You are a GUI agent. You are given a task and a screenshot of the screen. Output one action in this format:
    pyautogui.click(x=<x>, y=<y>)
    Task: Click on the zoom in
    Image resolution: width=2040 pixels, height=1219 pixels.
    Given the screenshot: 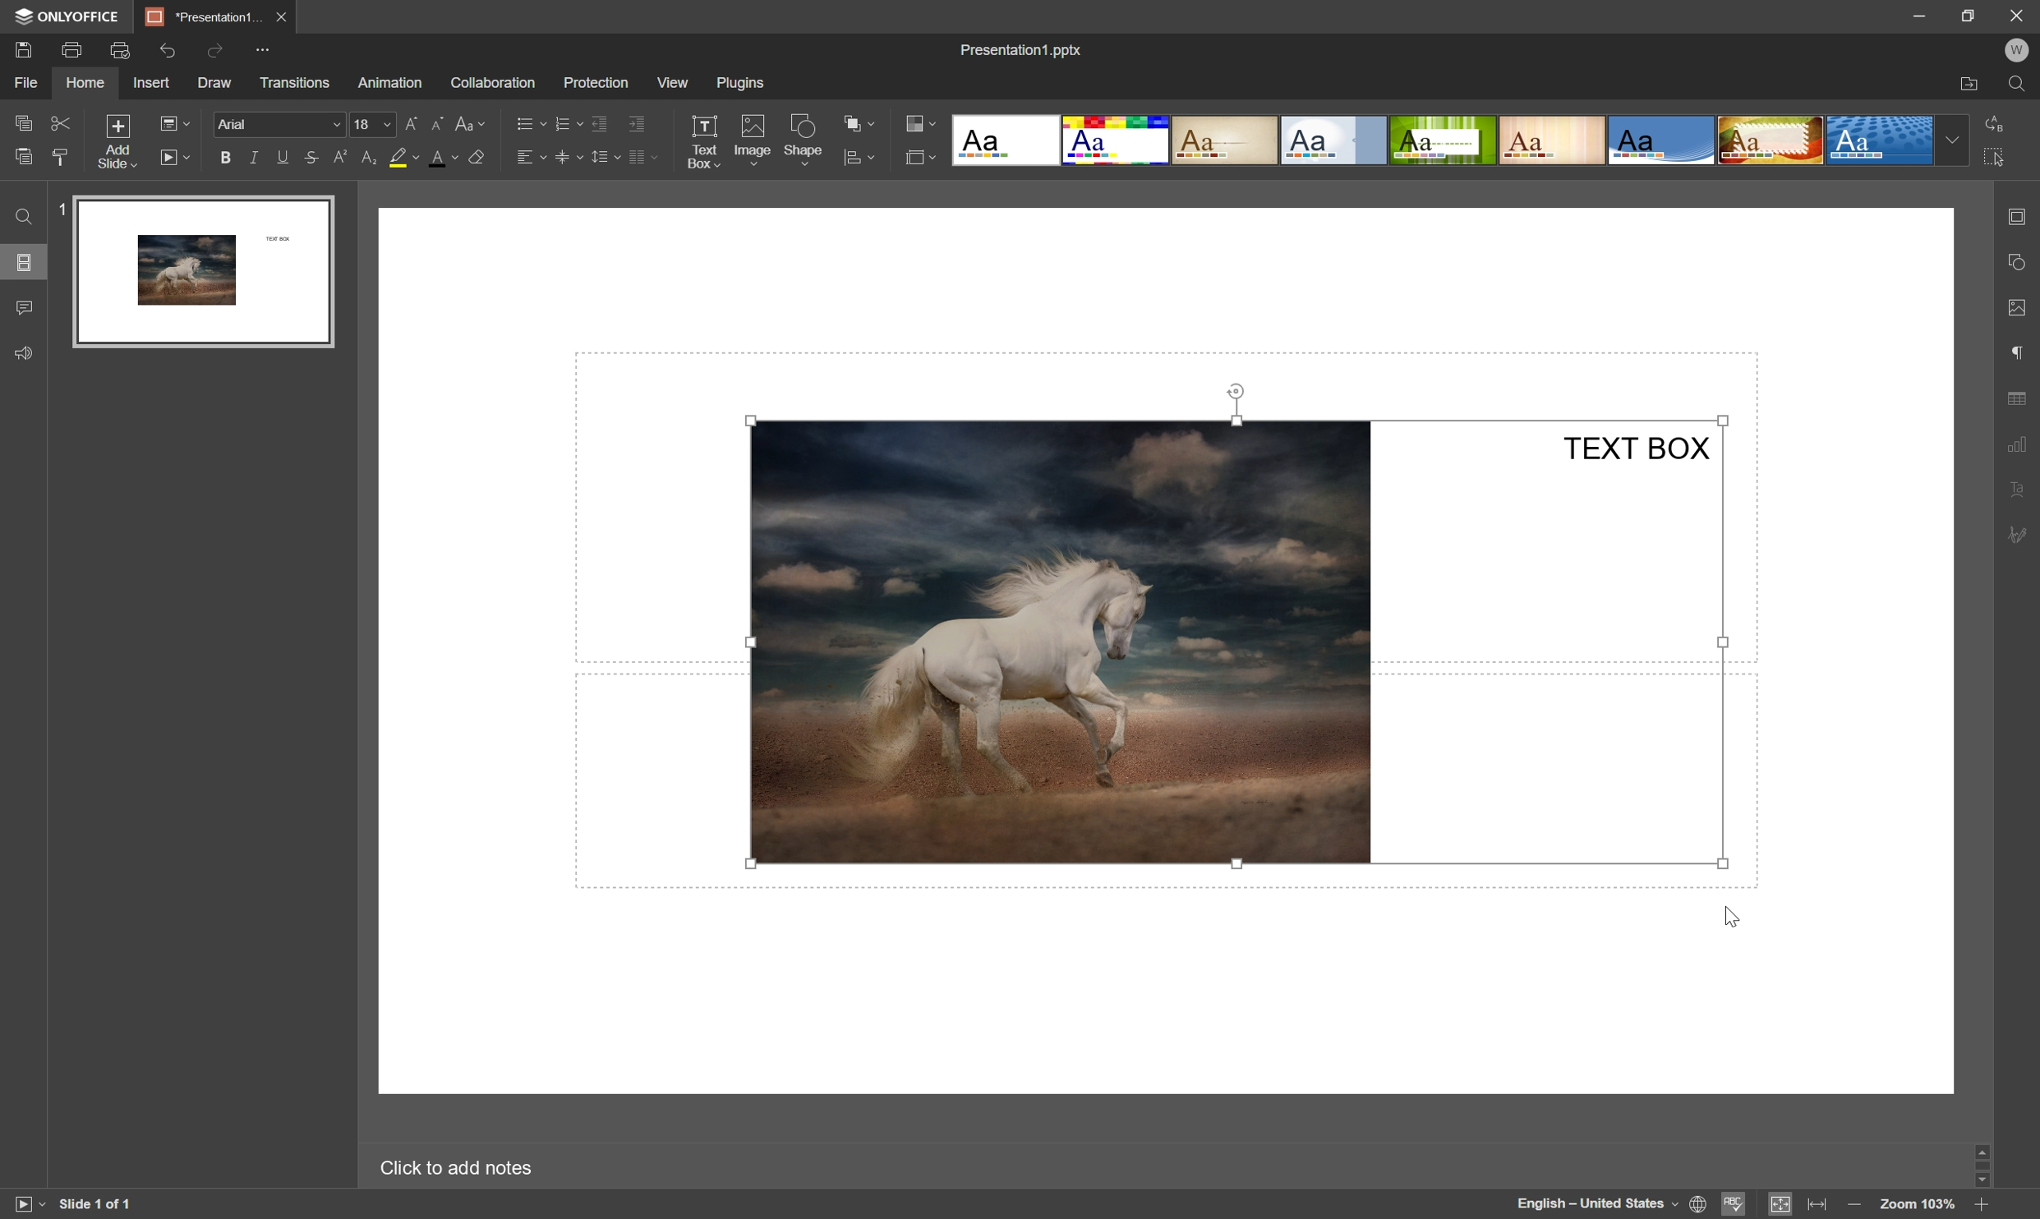 What is the action you would take?
    pyautogui.click(x=1982, y=1206)
    